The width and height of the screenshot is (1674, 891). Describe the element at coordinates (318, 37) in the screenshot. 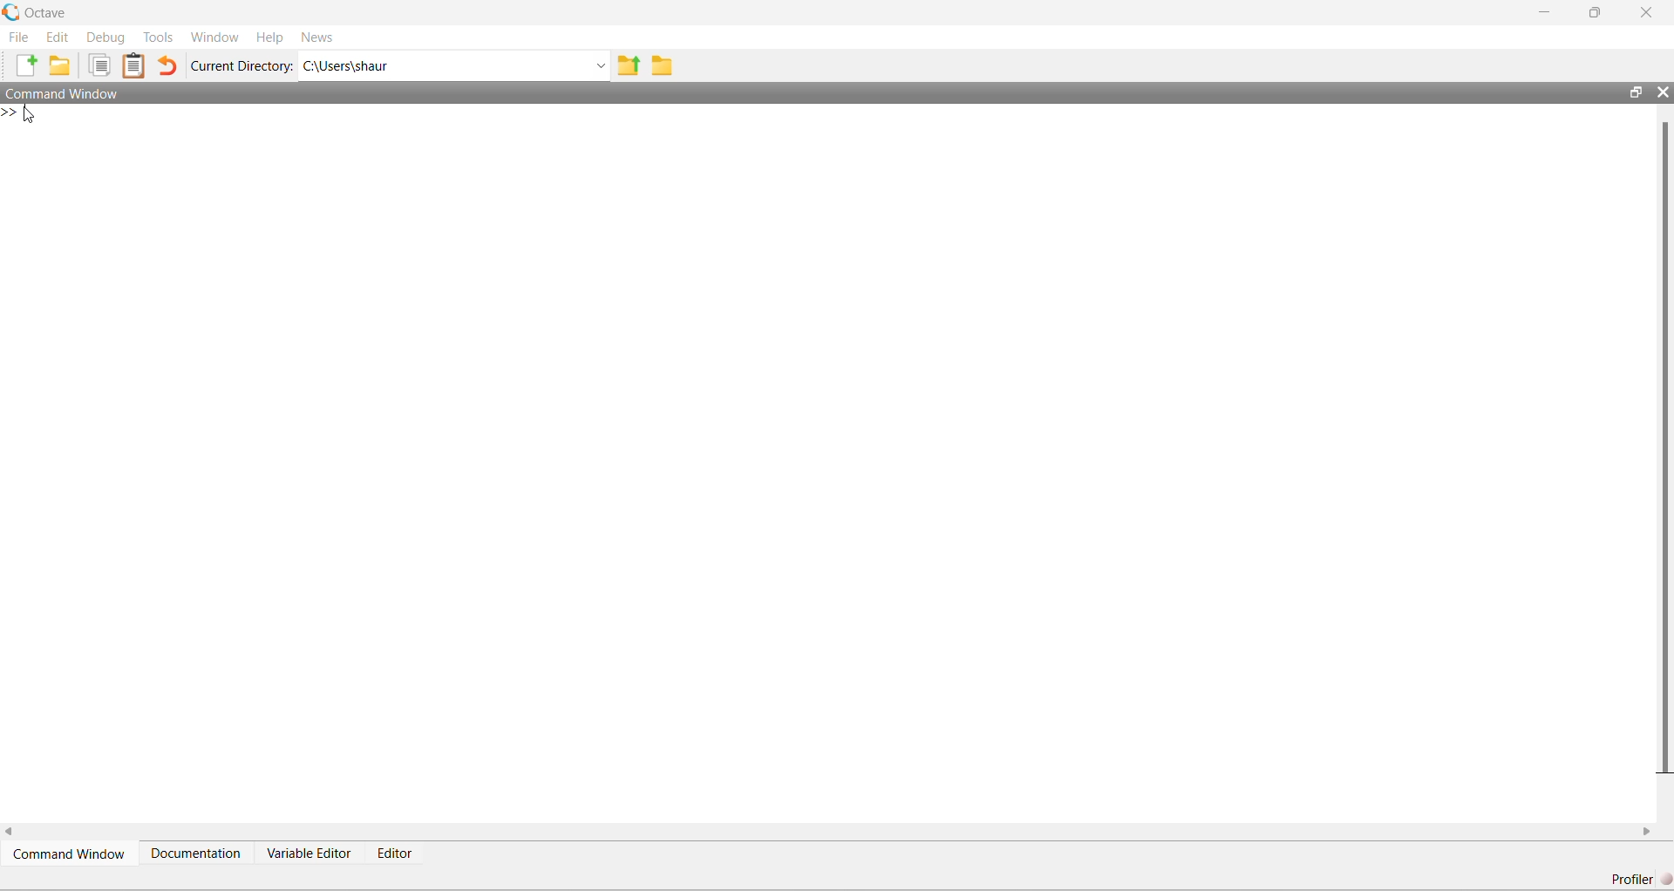

I see `News` at that location.